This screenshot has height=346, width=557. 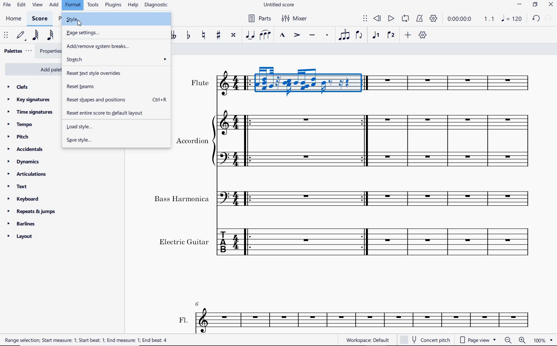 What do you see at coordinates (353, 317) in the screenshot?
I see `FL` at bounding box center [353, 317].